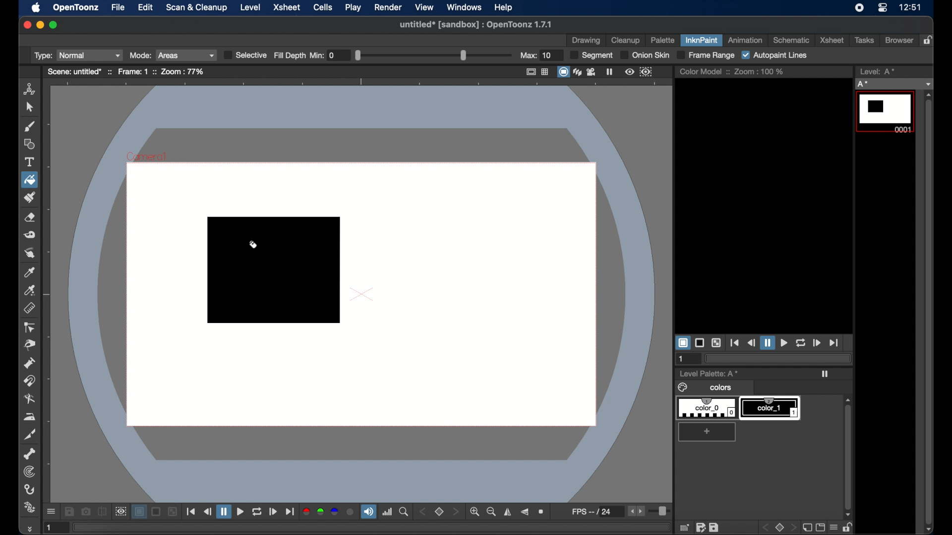 This screenshot has height=535, width=952. Describe the element at coordinates (54, 25) in the screenshot. I see `maximize` at that location.